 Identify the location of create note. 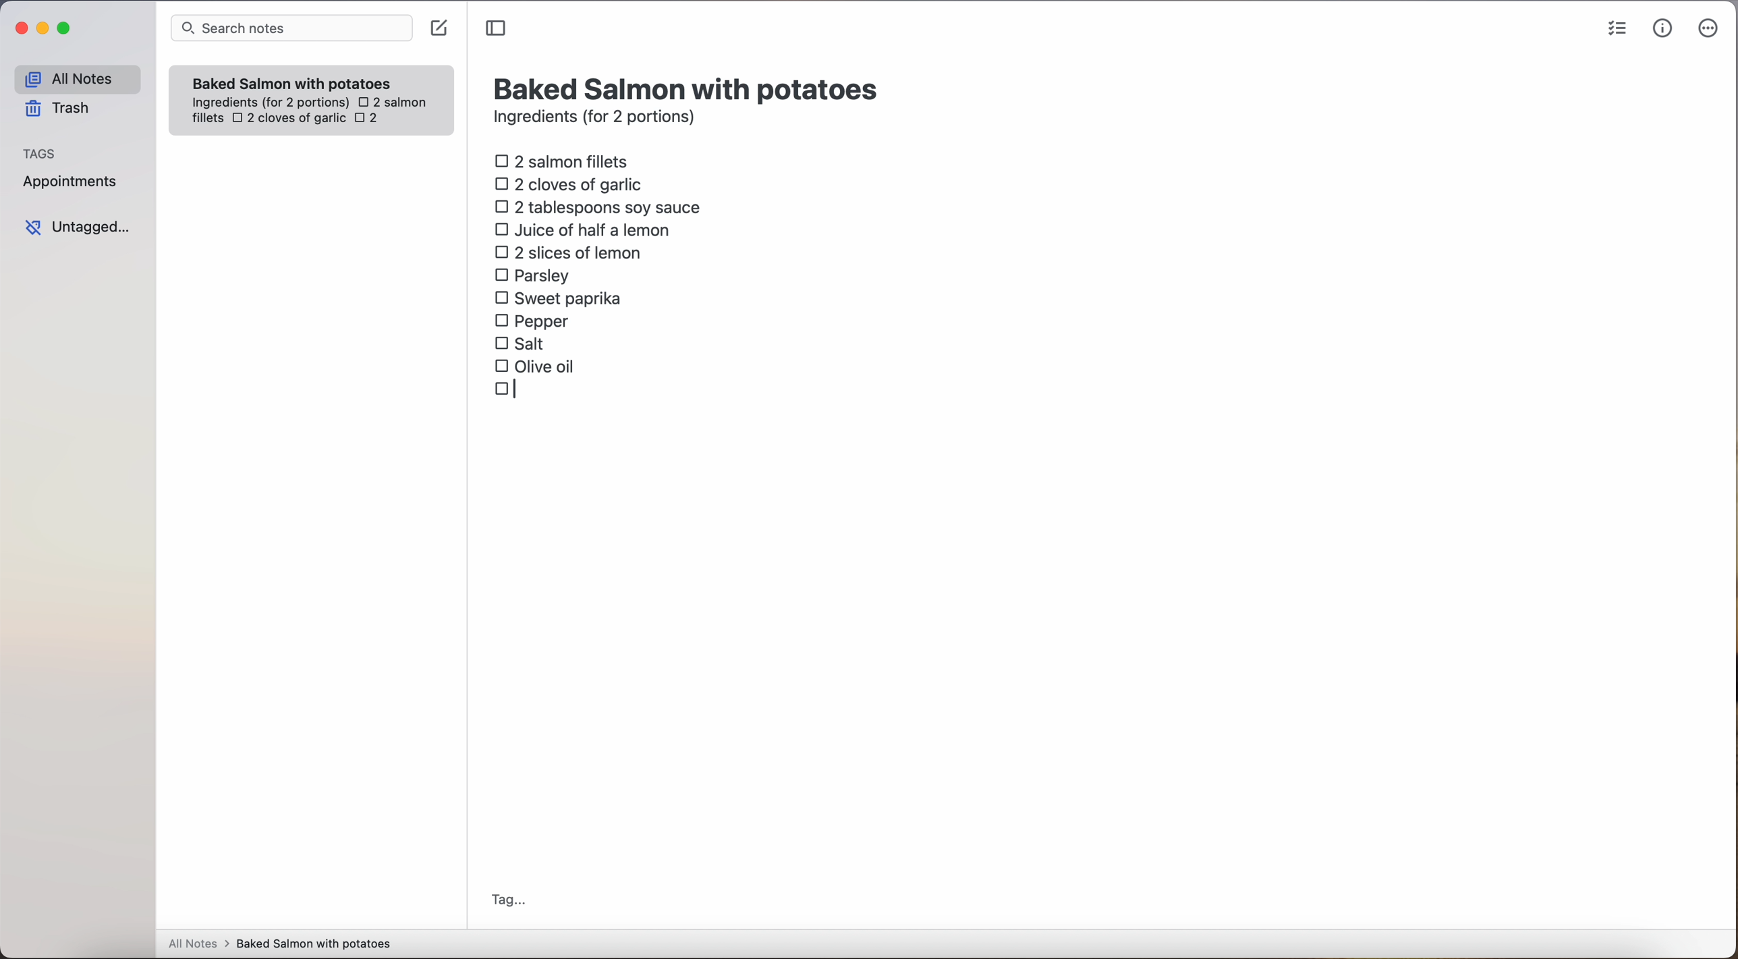
(438, 28).